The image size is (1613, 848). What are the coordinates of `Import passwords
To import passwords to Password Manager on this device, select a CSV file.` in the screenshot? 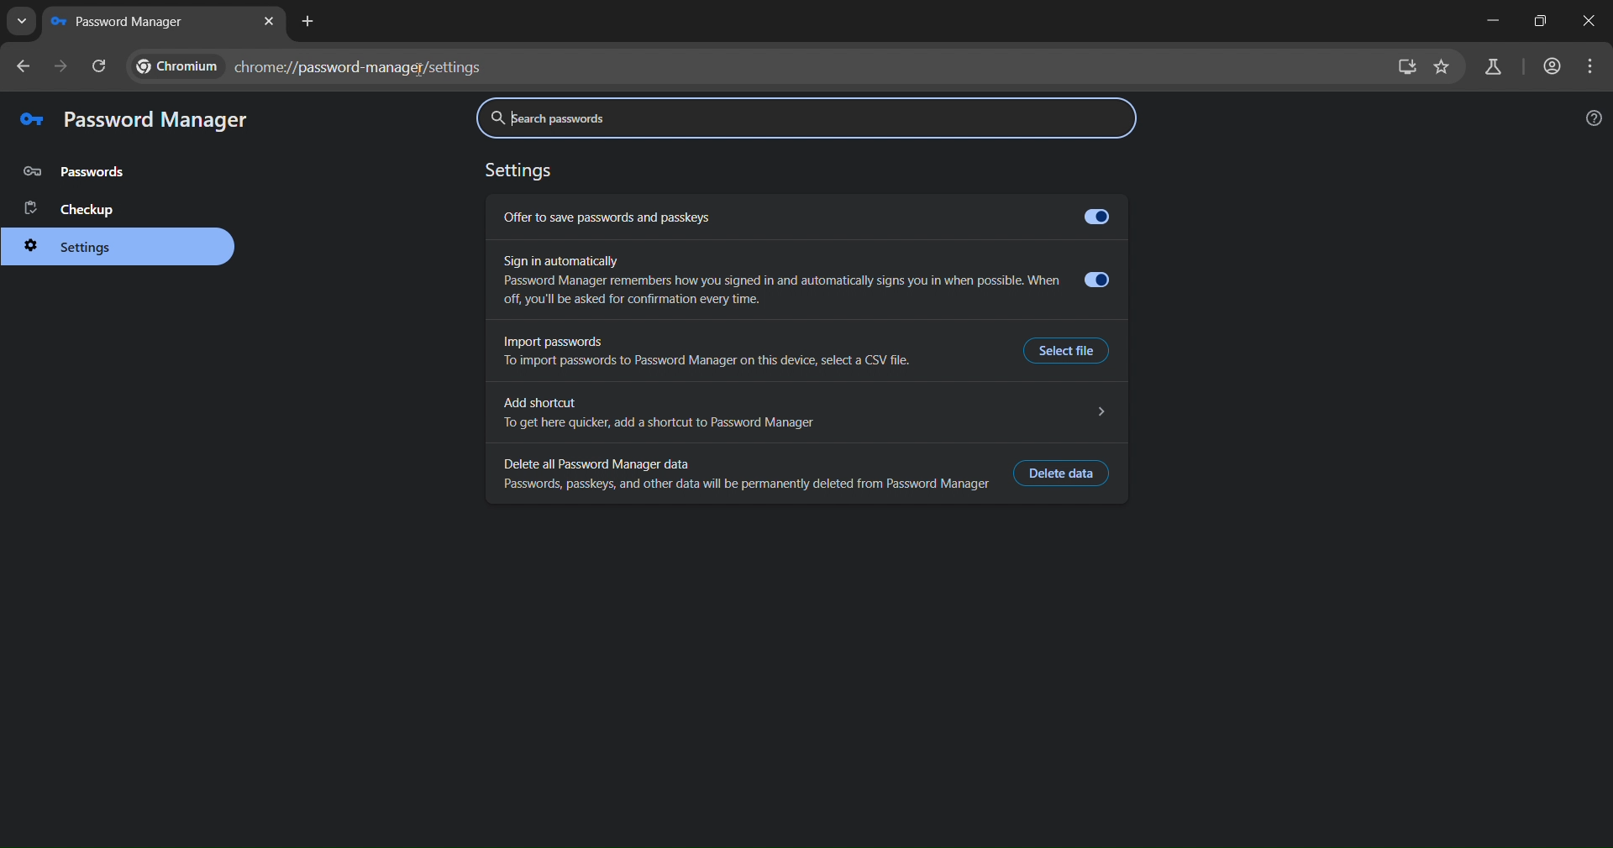 It's located at (707, 355).